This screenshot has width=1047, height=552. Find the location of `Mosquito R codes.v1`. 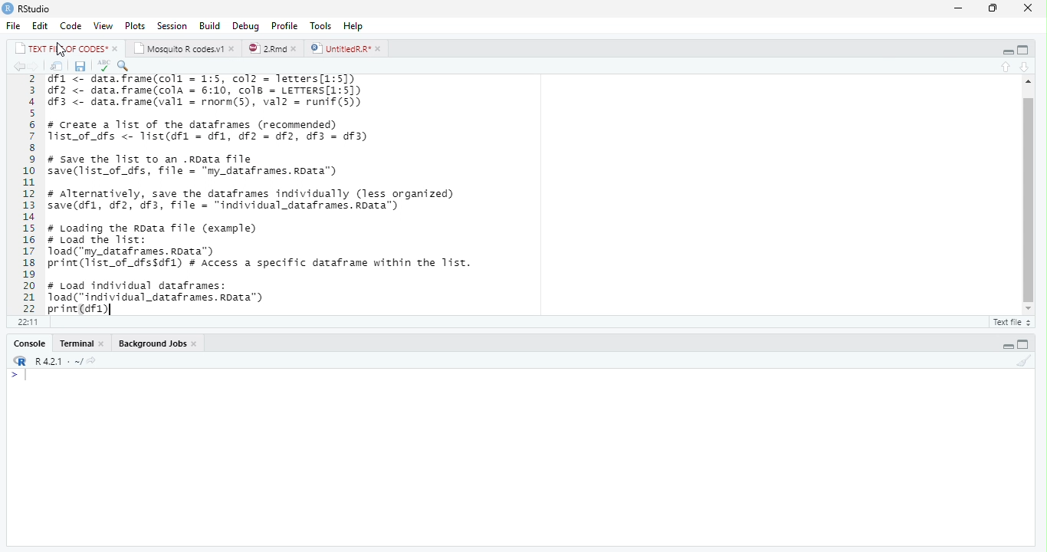

Mosquito R codes.v1 is located at coordinates (183, 48).